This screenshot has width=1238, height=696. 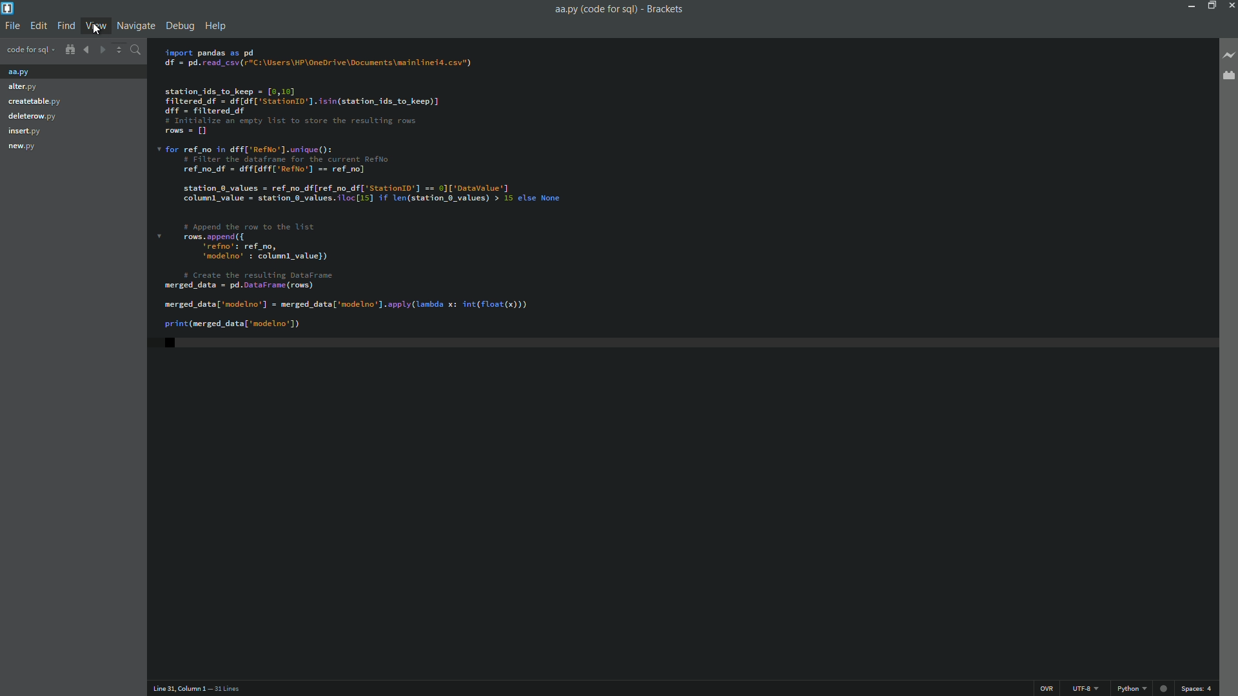 I want to click on file encoding button, so click(x=1086, y=689).